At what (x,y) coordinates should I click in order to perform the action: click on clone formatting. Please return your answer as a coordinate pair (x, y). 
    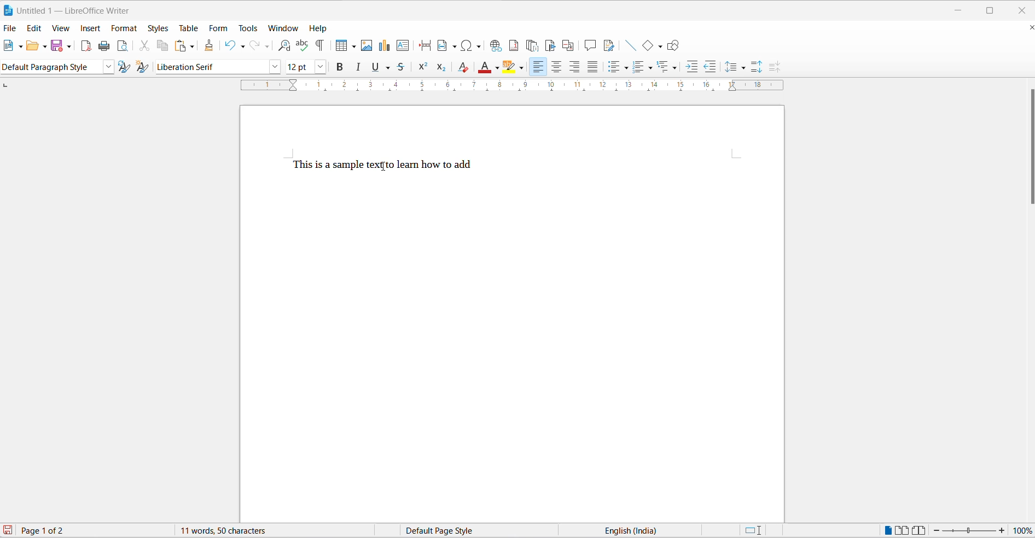
    Looking at the image, I should click on (210, 43).